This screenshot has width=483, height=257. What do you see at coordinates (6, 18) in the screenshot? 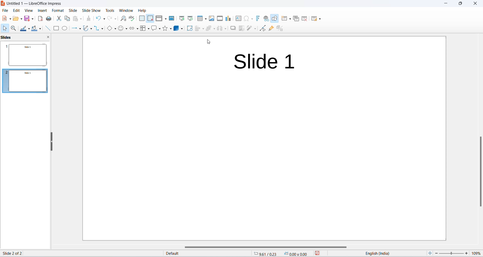
I see `new file options` at bounding box center [6, 18].